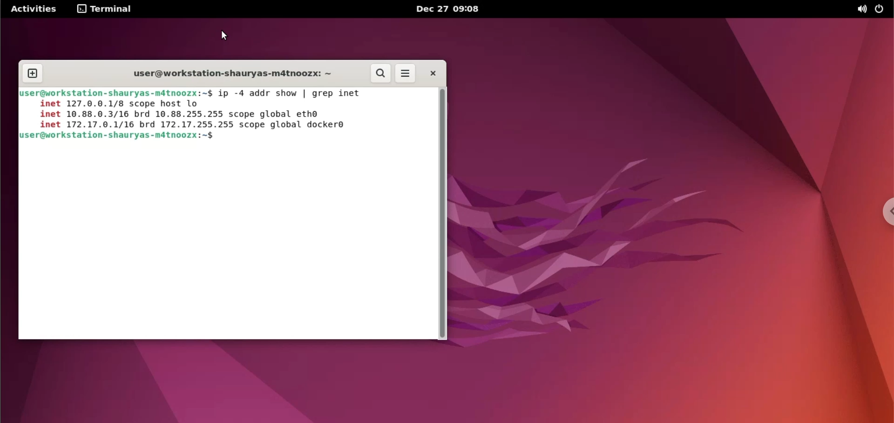 The image size is (894, 423). I want to click on cursor, so click(225, 35).